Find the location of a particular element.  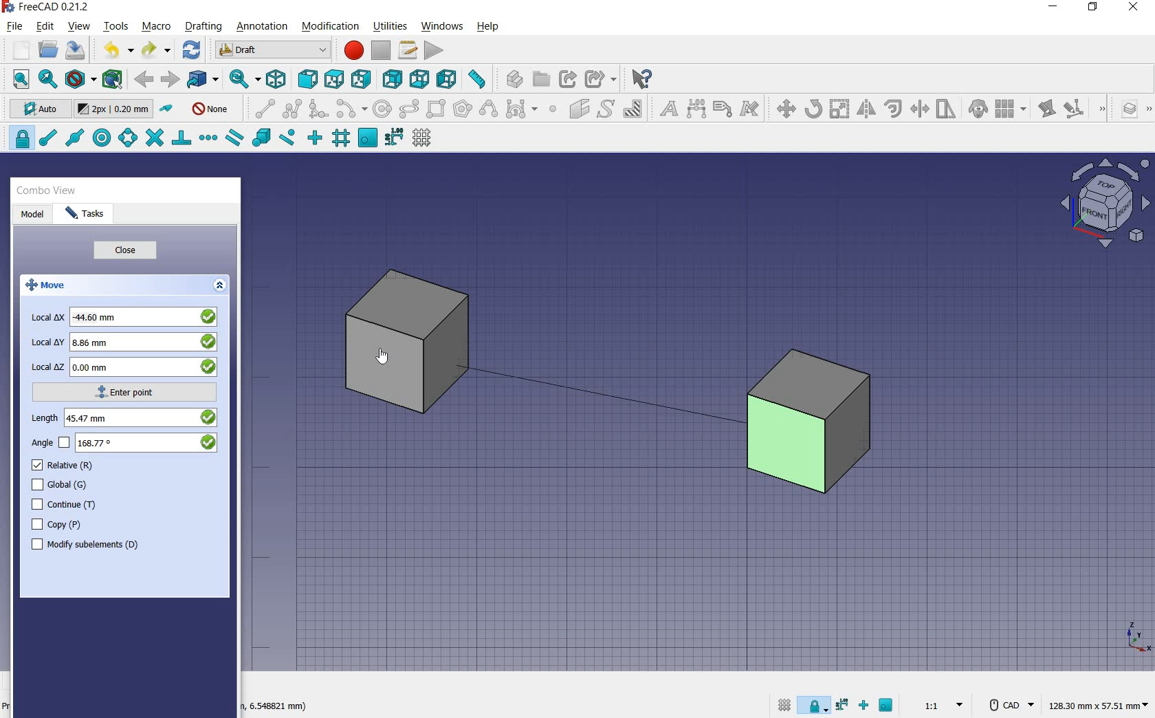

circle is located at coordinates (384, 108).